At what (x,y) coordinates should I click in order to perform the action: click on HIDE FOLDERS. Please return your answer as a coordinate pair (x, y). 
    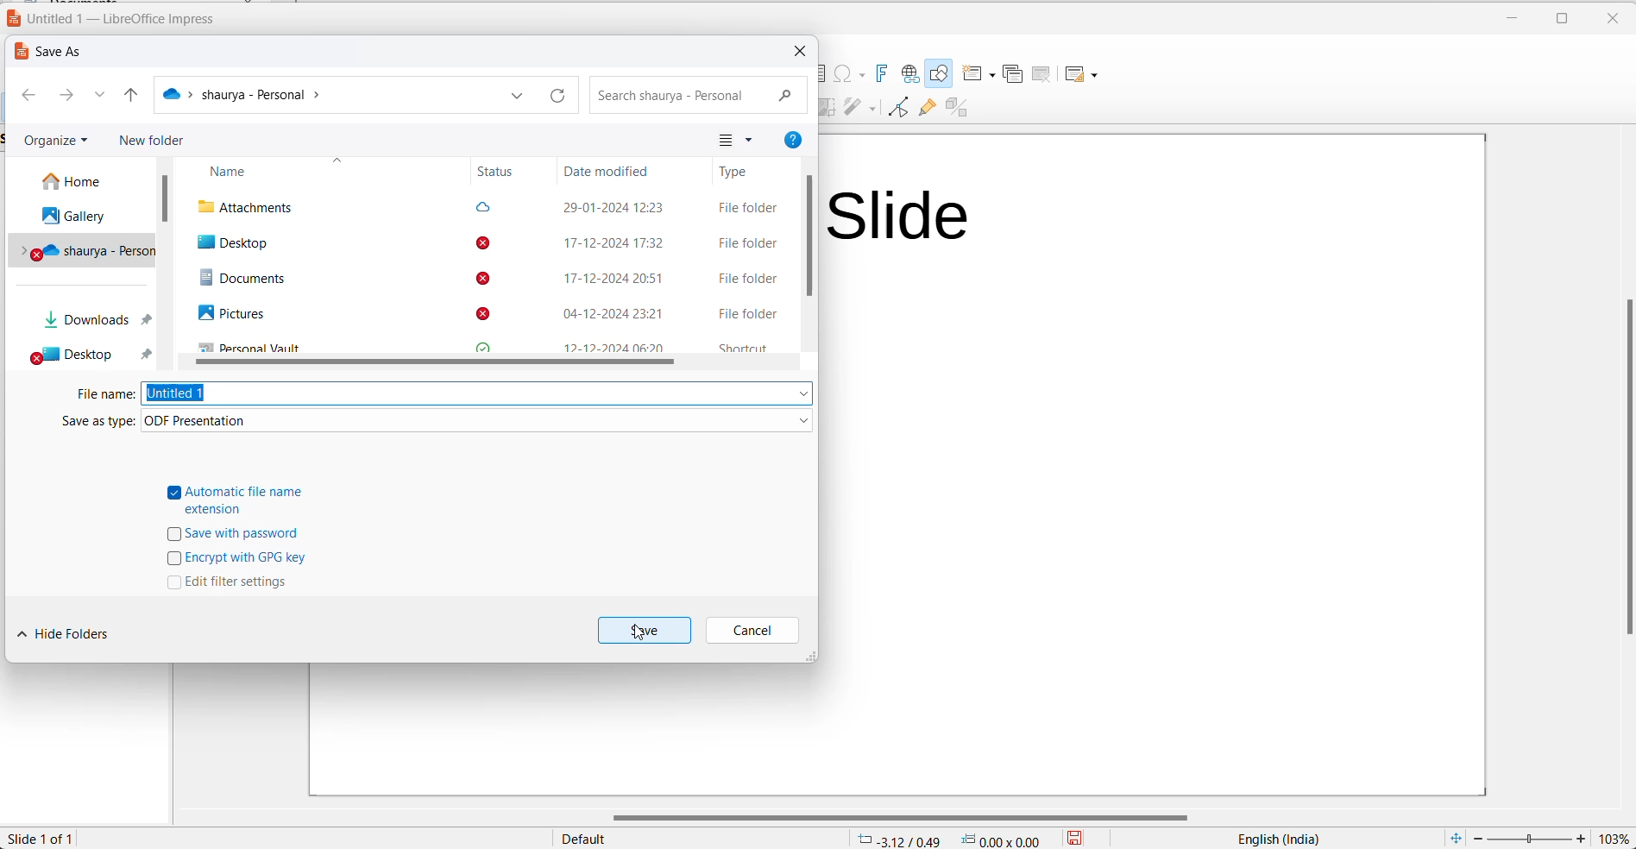
    Looking at the image, I should click on (71, 632).